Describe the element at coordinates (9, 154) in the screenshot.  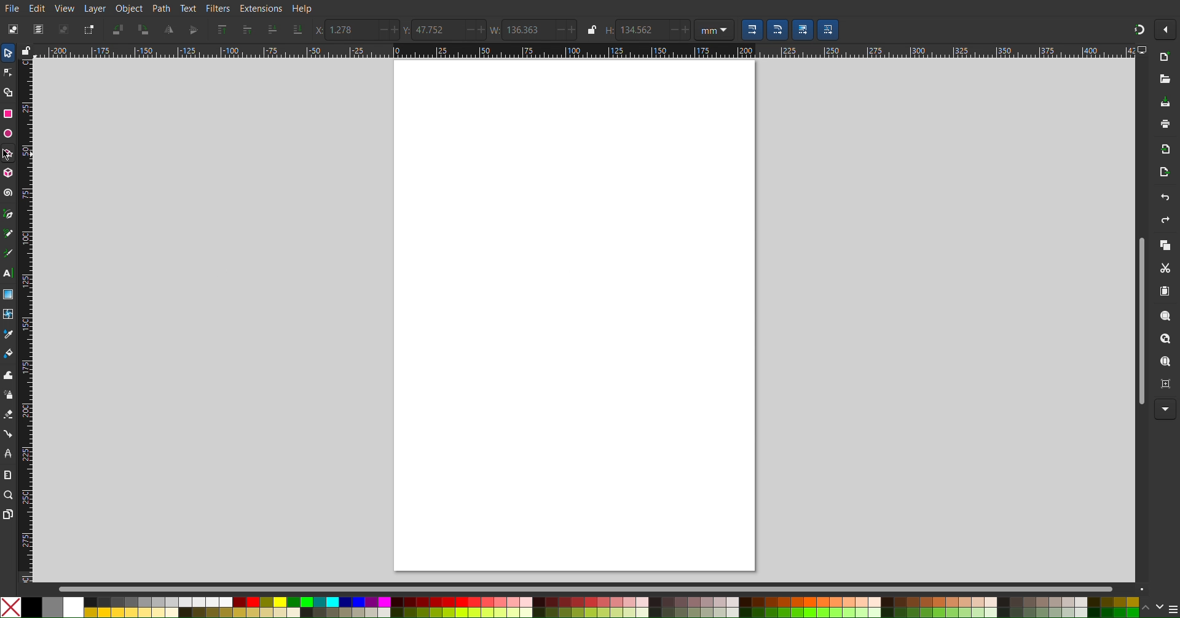
I see `Polygon/Star` at that location.